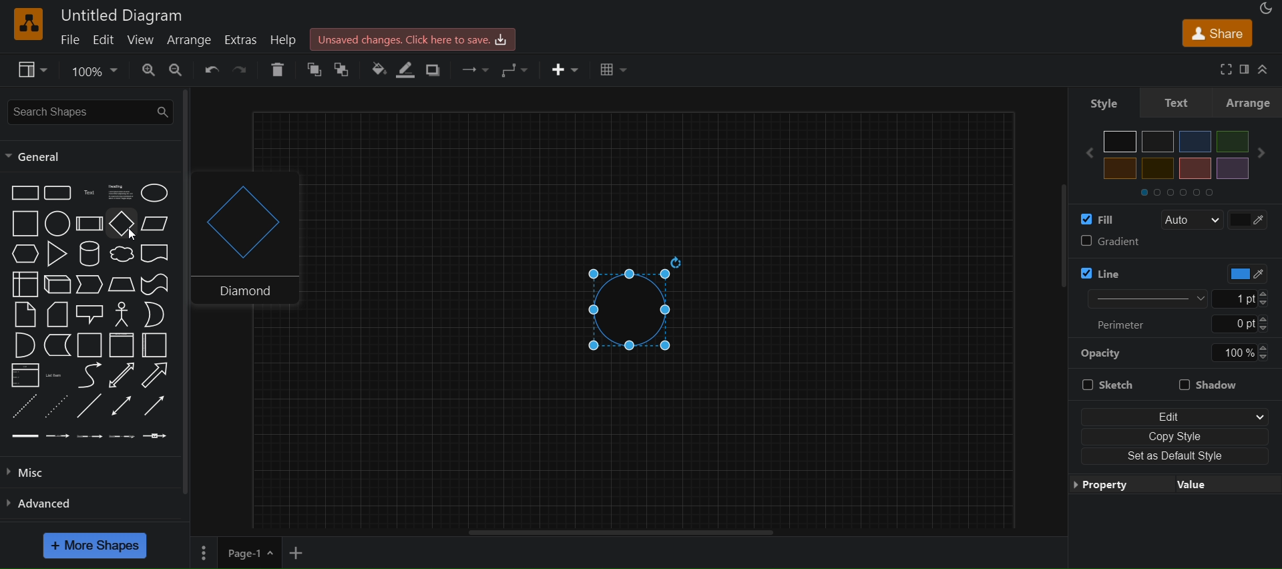 The width and height of the screenshot is (1282, 569). What do you see at coordinates (1246, 69) in the screenshot?
I see `format` at bounding box center [1246, 69].